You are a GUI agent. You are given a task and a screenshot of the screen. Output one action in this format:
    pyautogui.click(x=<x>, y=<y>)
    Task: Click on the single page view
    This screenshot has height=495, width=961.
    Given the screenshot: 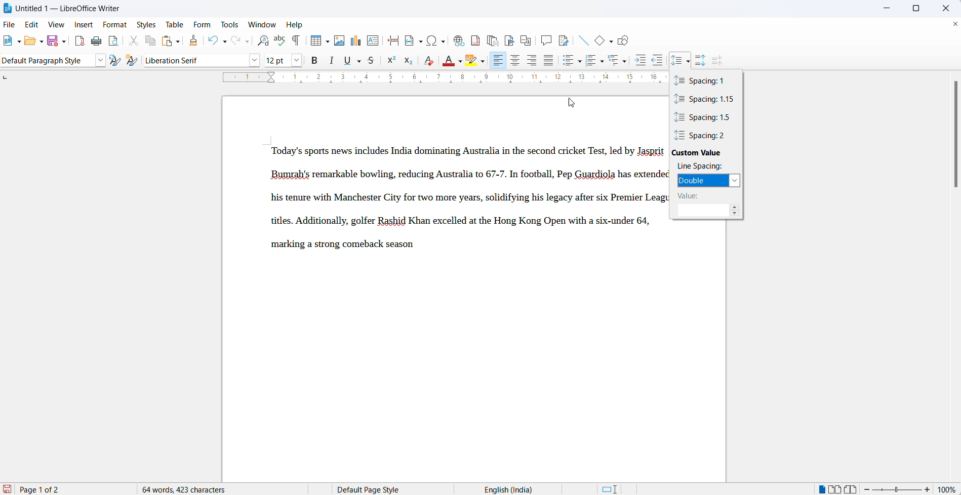 What is the action you would take?
    pyautogui.click(x=820, y=488)
    